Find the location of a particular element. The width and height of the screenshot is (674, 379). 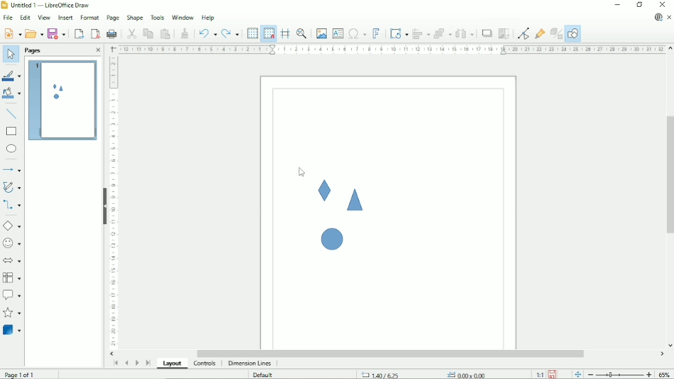

Flow chart is located at coordinates (12, 278).